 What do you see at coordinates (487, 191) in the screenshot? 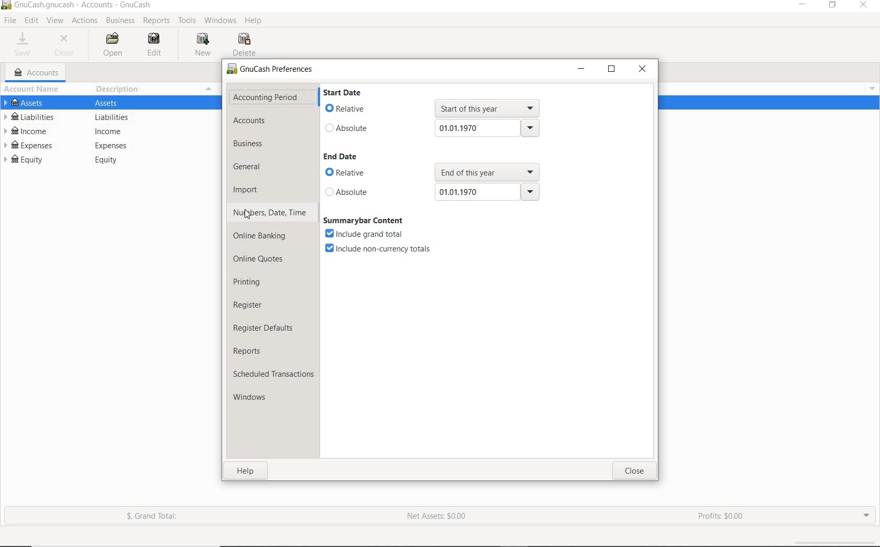
I see `date` at bounding box center [487, 191].